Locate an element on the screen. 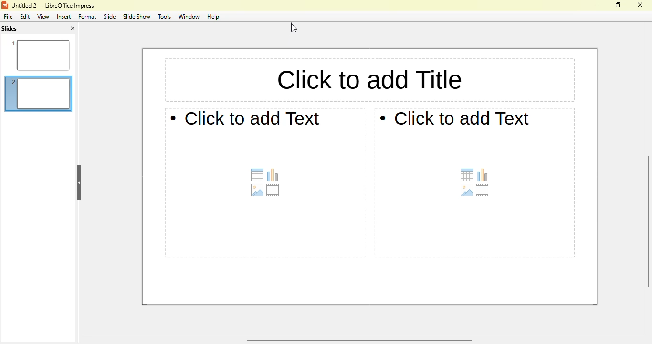 This screenshot has height=344, width=652. insert table is located at coordinates (258, 175).